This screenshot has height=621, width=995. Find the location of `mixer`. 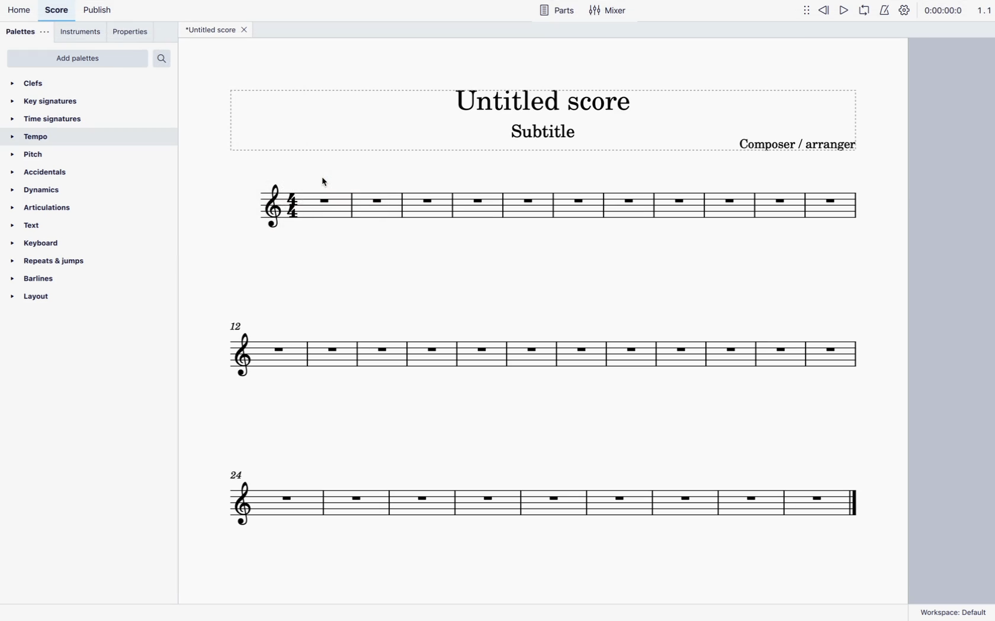

mixer is located at coordinates (610, 12).